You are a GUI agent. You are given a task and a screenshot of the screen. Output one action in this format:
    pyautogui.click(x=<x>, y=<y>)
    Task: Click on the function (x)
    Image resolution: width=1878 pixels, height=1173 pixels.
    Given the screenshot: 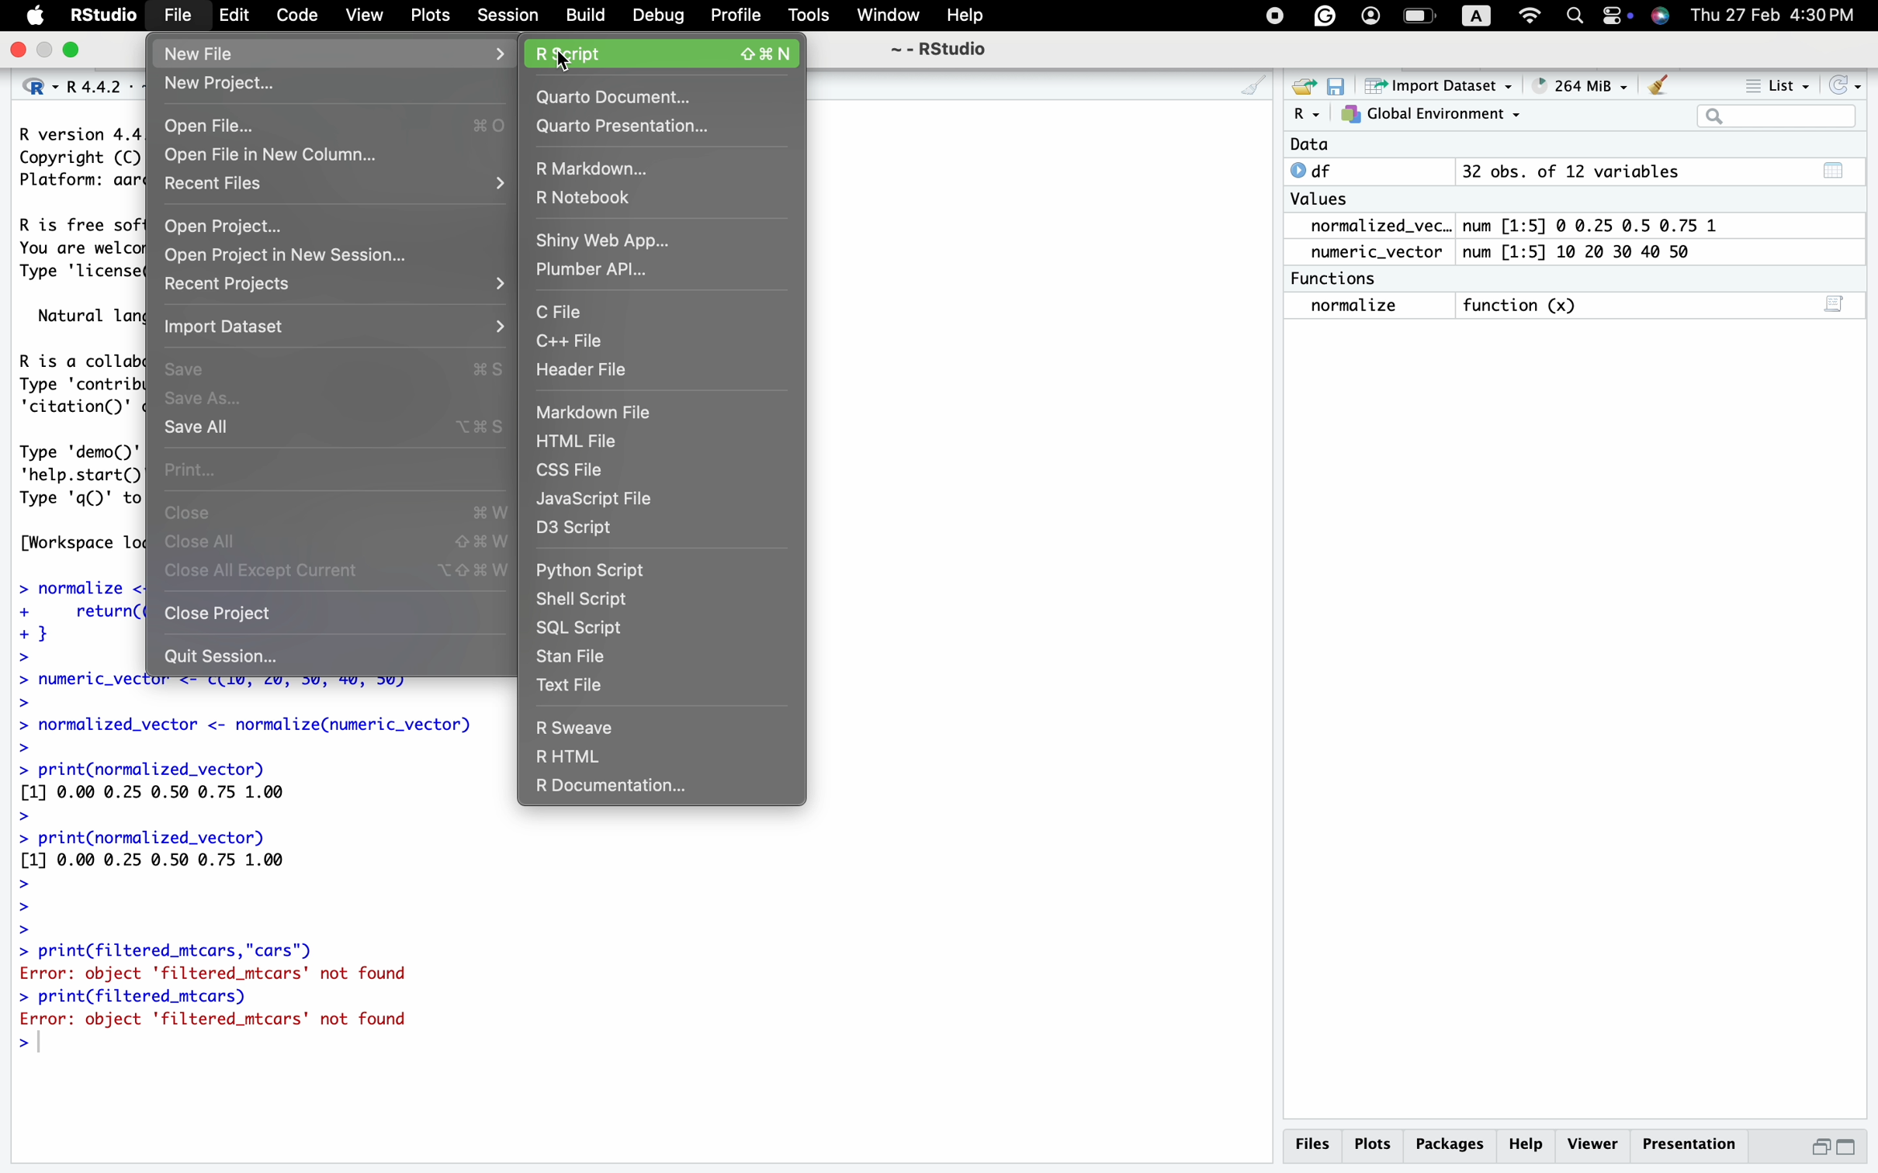 What is the action you would take?
    pyautogui.click(x=1524, y=303)
    